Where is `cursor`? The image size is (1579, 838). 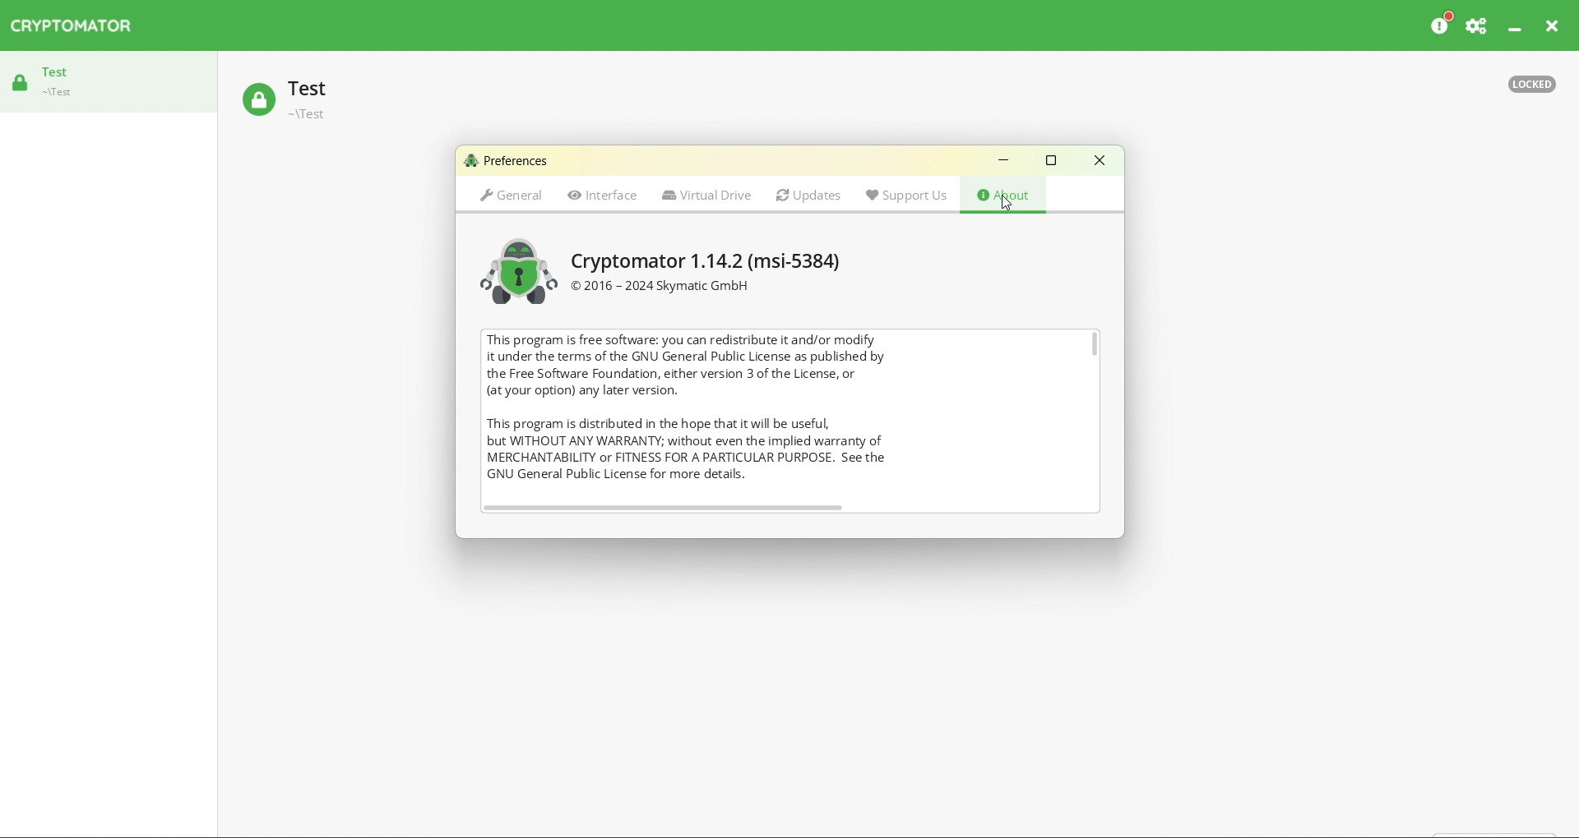 cursor is located at coordinates (1007, 205).